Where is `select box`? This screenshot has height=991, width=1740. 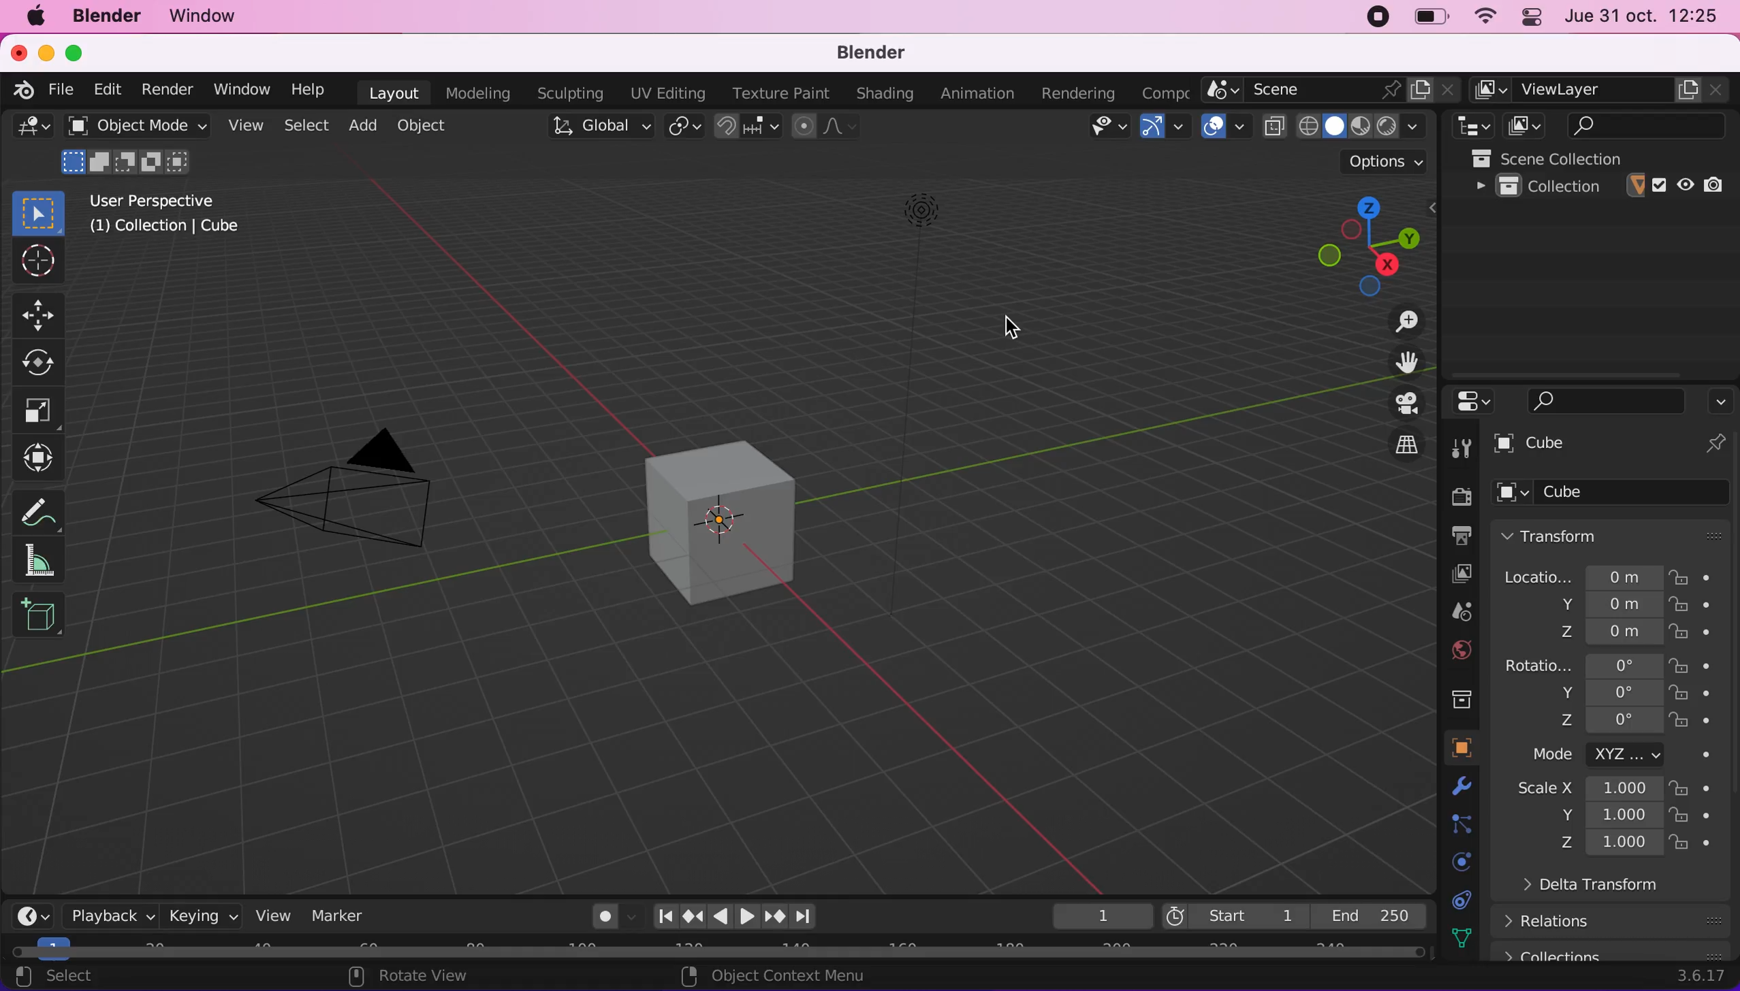
select box is located at coordinates (37, 210).